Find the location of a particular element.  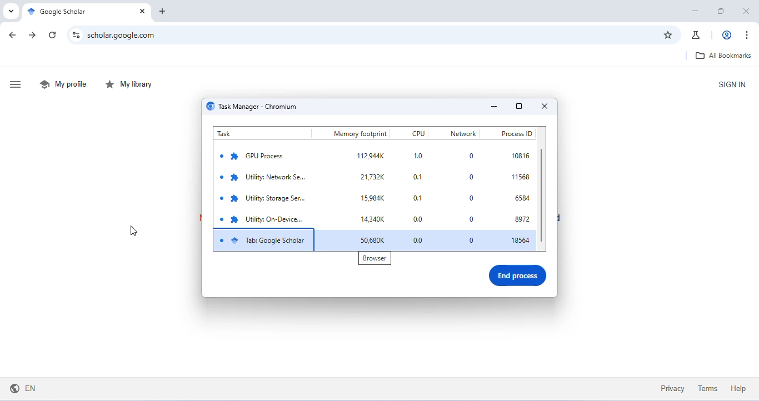

all bookmarks is located at coordinates (722, 55).